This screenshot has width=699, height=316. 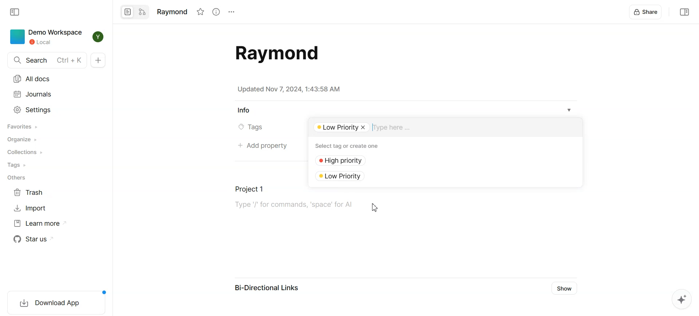 I want to click on Show, so click(x=566, y=288).